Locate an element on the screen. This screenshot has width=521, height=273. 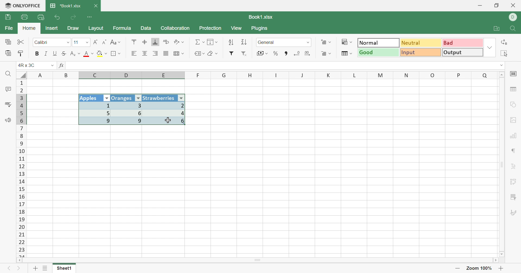
M is located at coordinates (380, 75).